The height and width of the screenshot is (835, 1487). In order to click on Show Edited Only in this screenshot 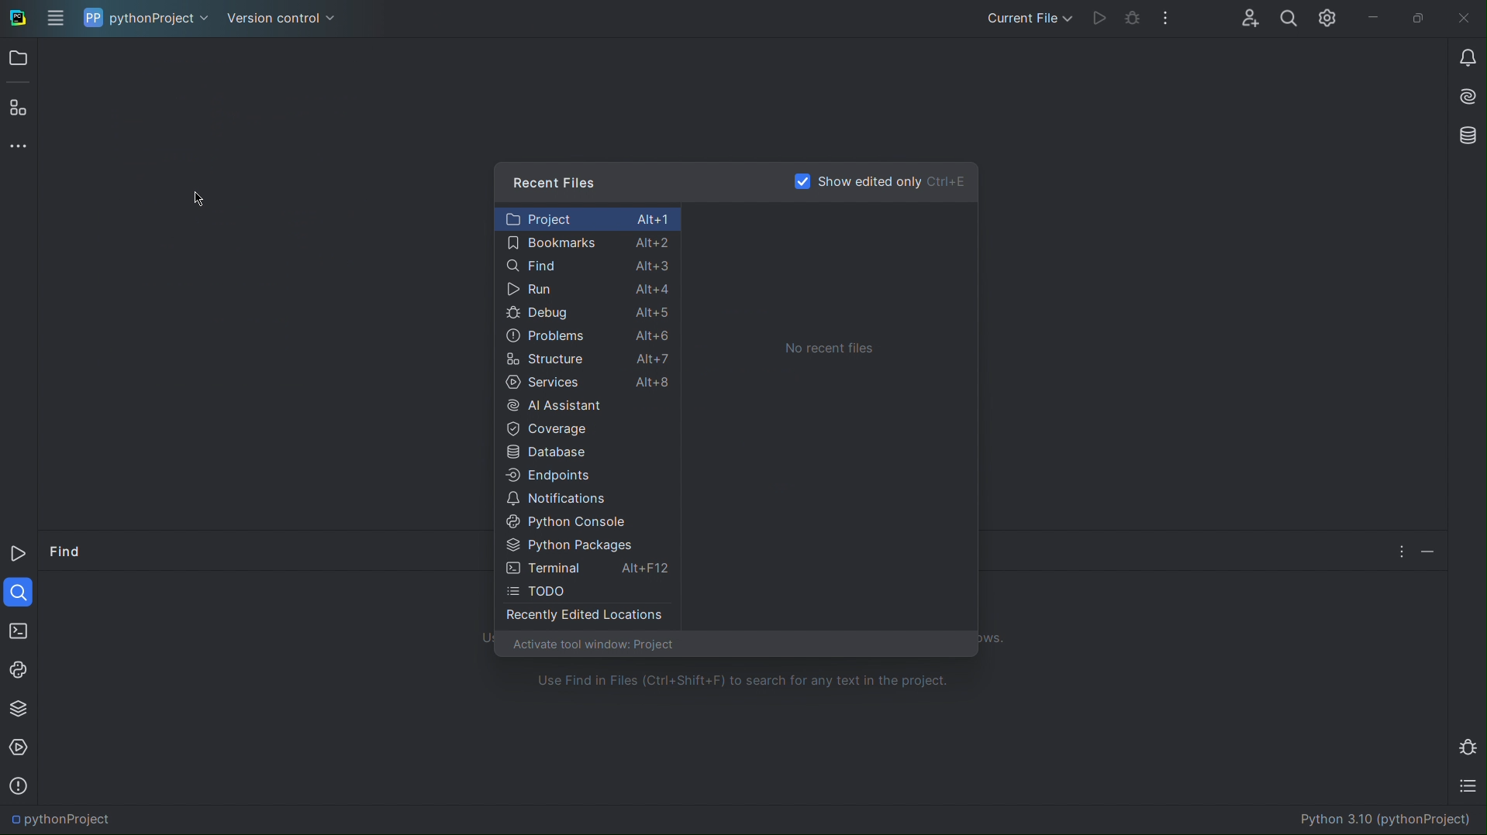, I will do `click(880, 180)`.